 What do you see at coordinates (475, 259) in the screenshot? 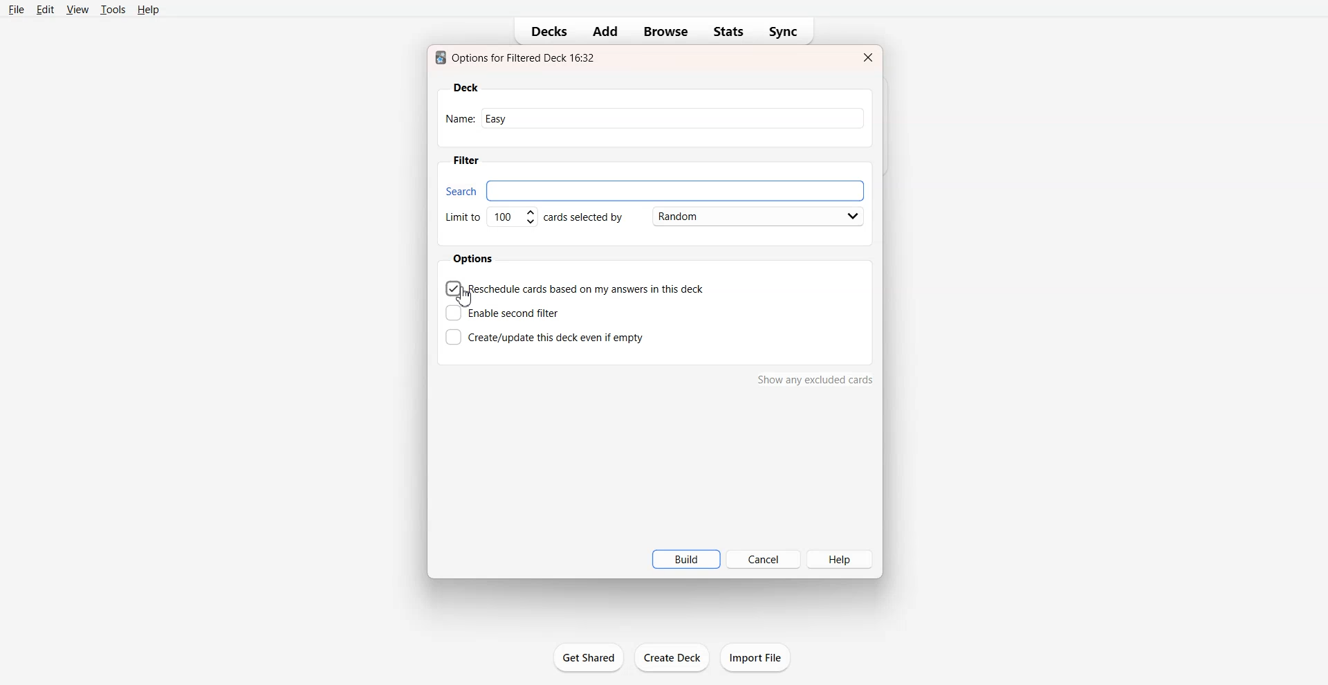
I see `Options` at bounding box center [475, 259].